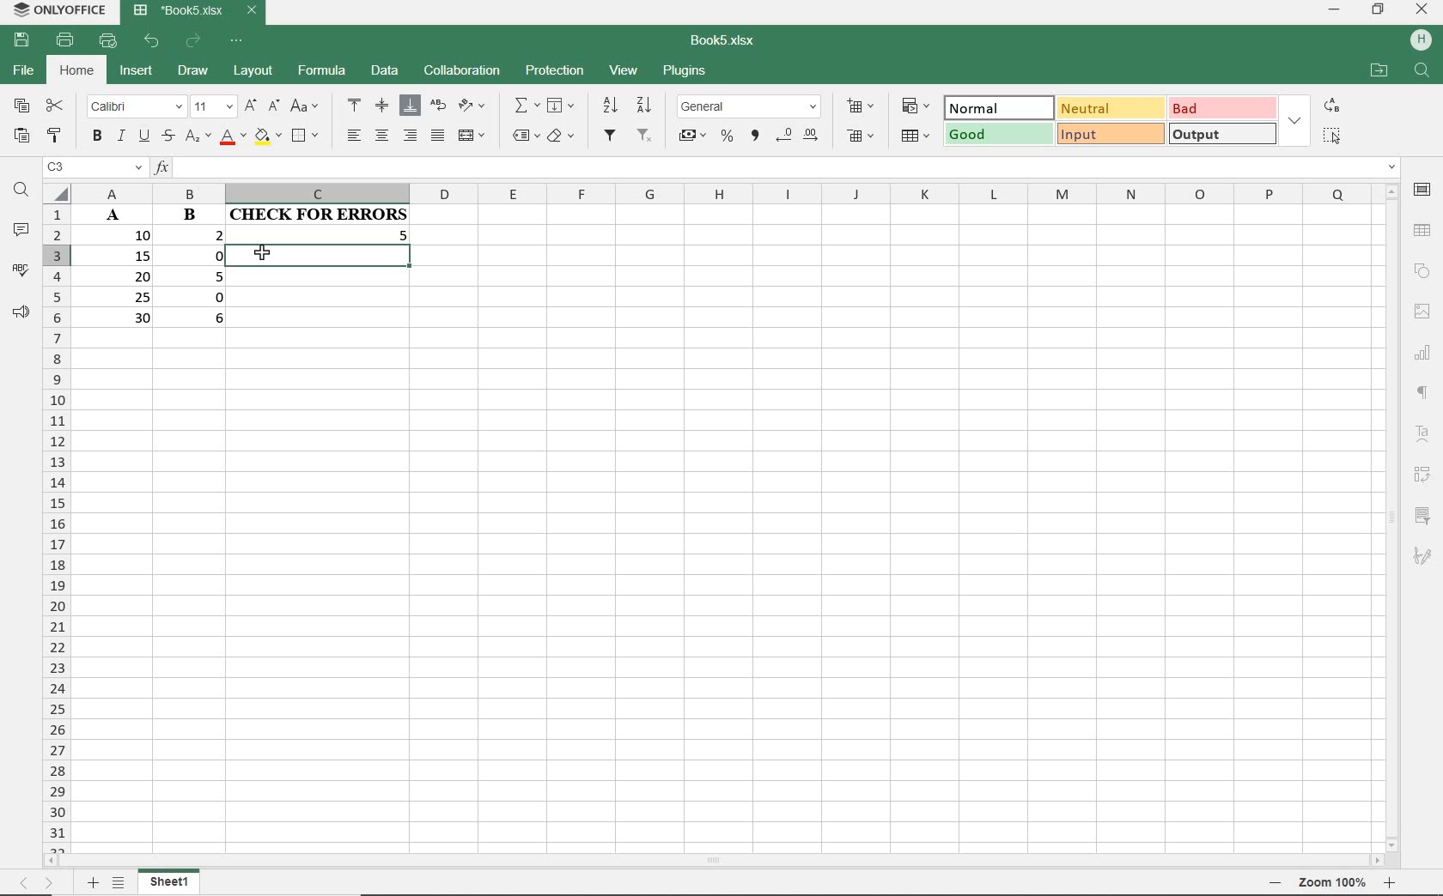  What do you see at coordinates (1334, 10) in the screenshot?
I see `MINIMIZE` at bounding box center [1334, 10].